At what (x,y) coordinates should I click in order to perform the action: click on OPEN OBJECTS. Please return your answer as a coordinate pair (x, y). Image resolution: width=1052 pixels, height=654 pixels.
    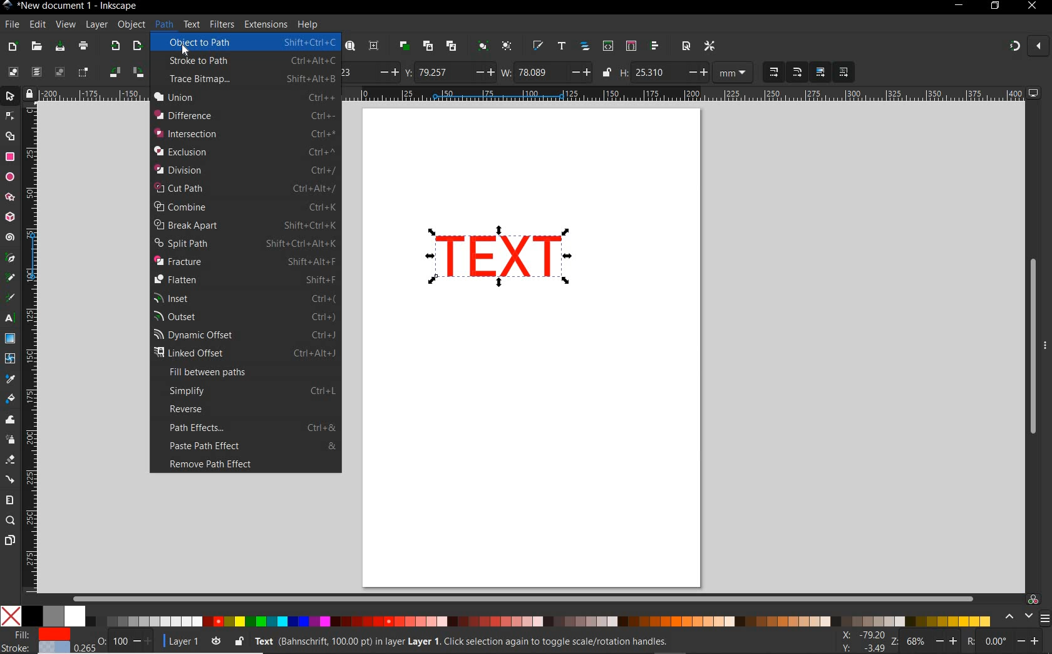
    Looking at the image, I should click on (584, 46).